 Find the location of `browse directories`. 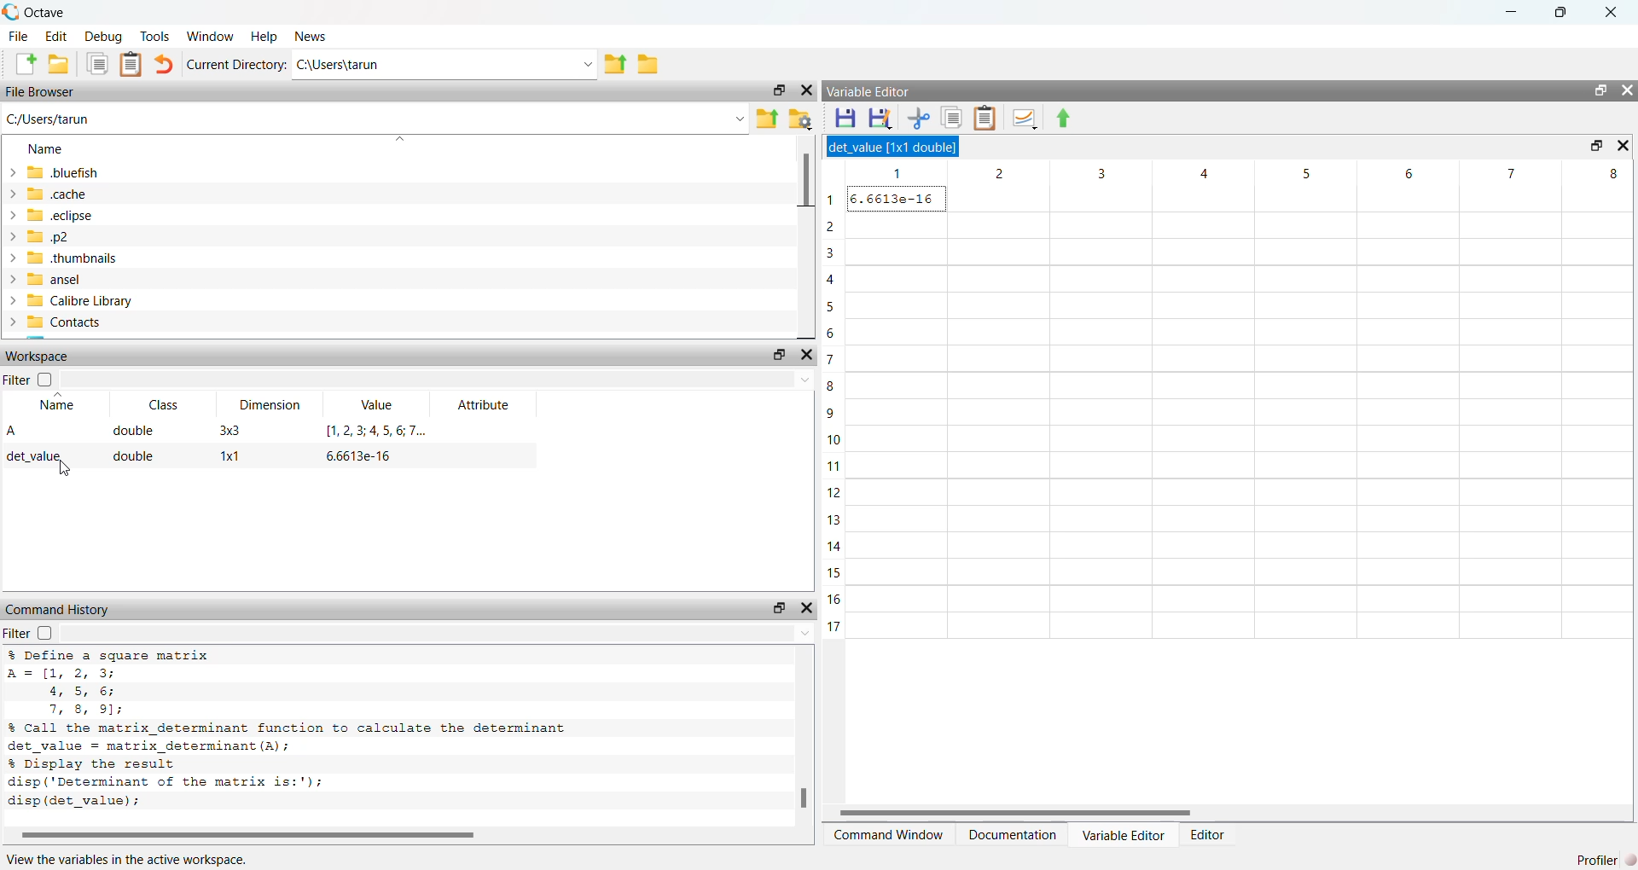

browse directories is located at coordinates (651, 65).